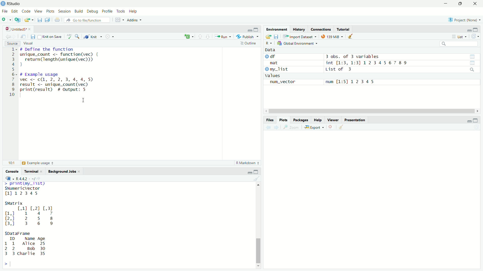 This screenshot has width=483, height=271. Describe the element at coordinates (314, 127) in the screenshot. I see `Export` at that location.